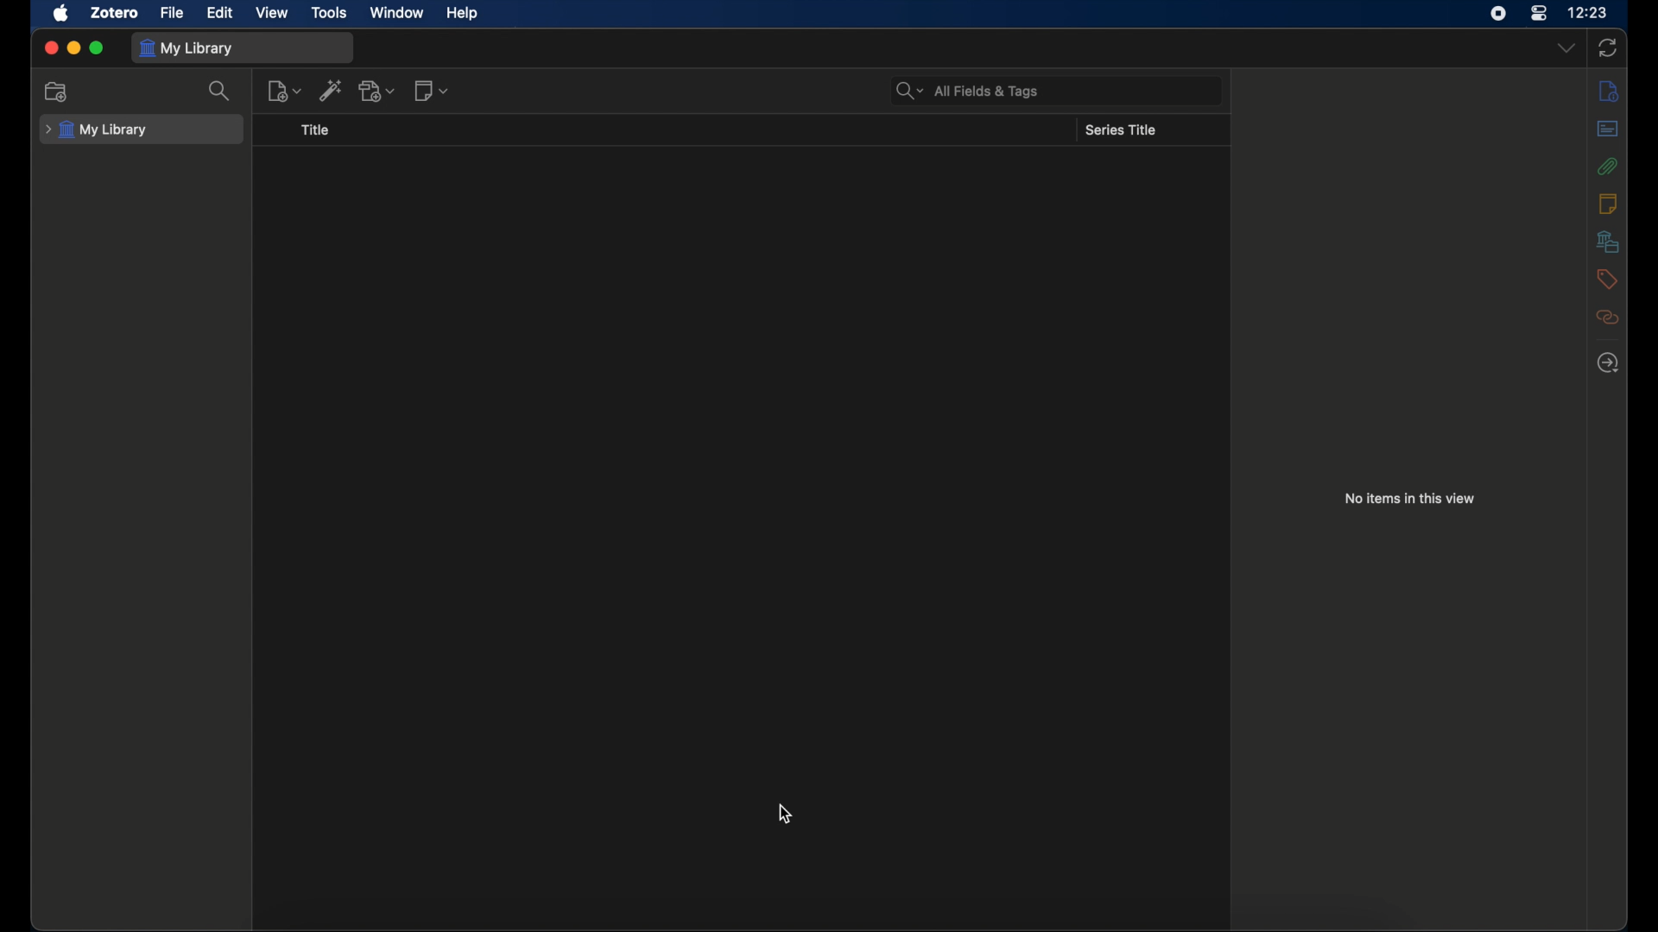  I want to click on screen recorder, so click(1498, 14).